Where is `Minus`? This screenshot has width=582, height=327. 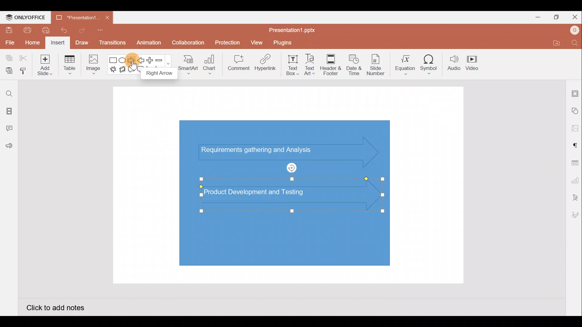
Minus is located at coordinates (162, 60).